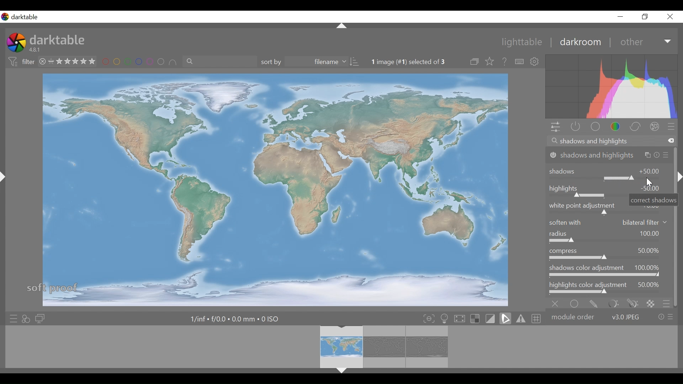 The image size is (683, 384). Describe the element at coordinates (16, 43) in the screenshot. I see `Darktable Desktop Icon` at that location.